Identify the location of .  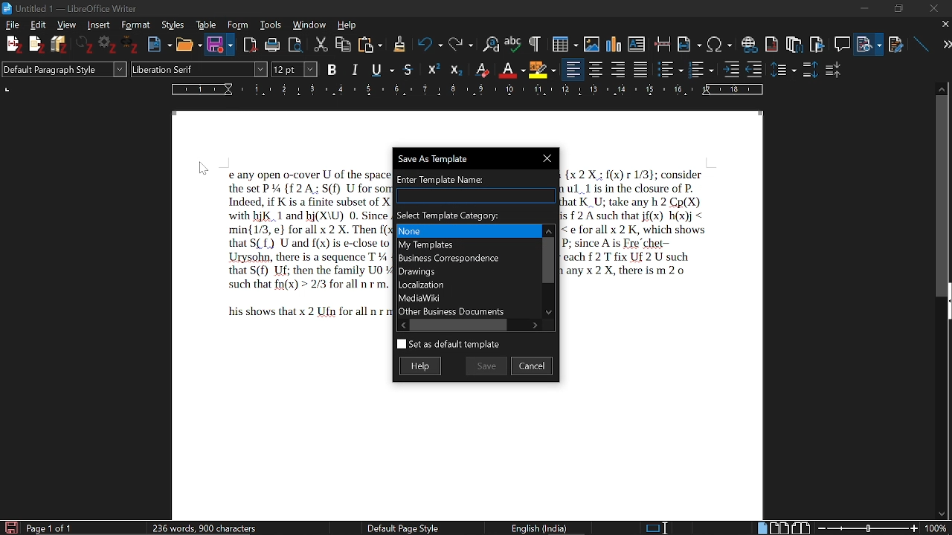
(435, 68).